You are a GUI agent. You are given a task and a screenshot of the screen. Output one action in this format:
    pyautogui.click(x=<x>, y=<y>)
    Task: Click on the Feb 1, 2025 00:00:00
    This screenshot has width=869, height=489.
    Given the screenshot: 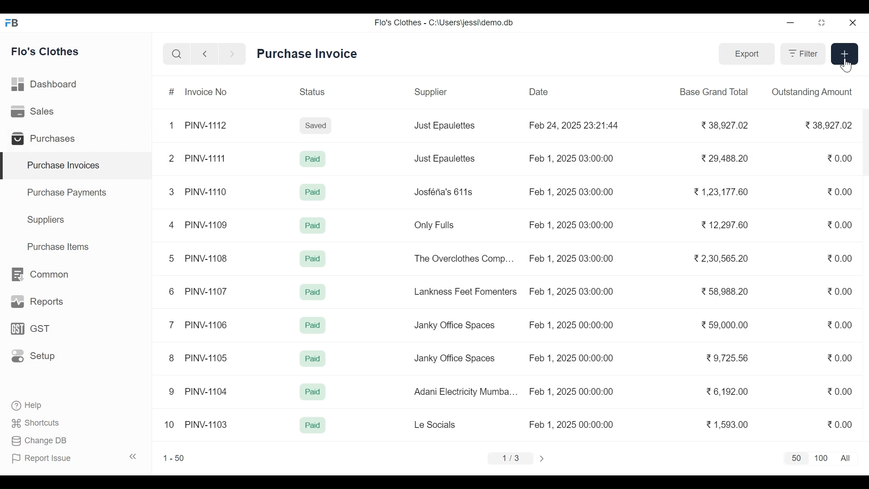 What is the action you would take?
    pyautogui.click(x=572, y=391)
    